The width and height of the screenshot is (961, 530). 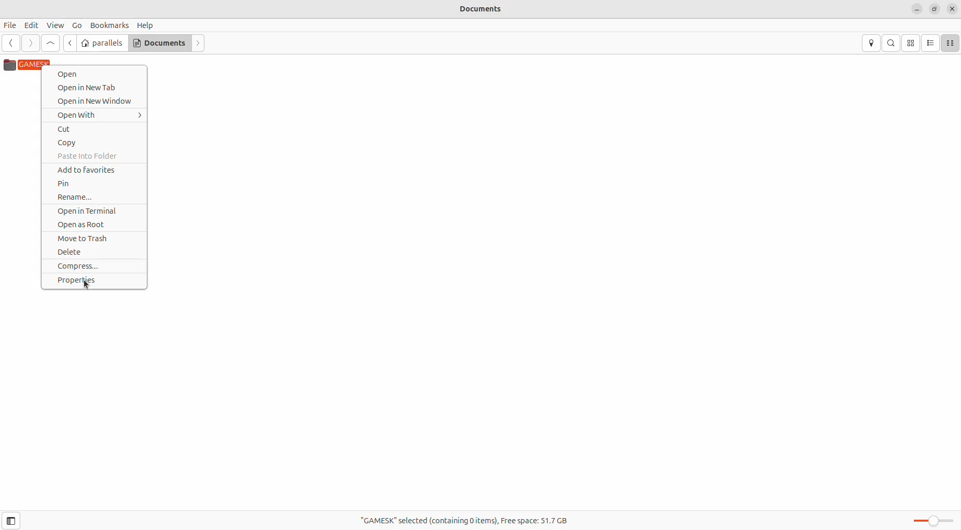 I want to click on minimize, so click(x=917, y=10).